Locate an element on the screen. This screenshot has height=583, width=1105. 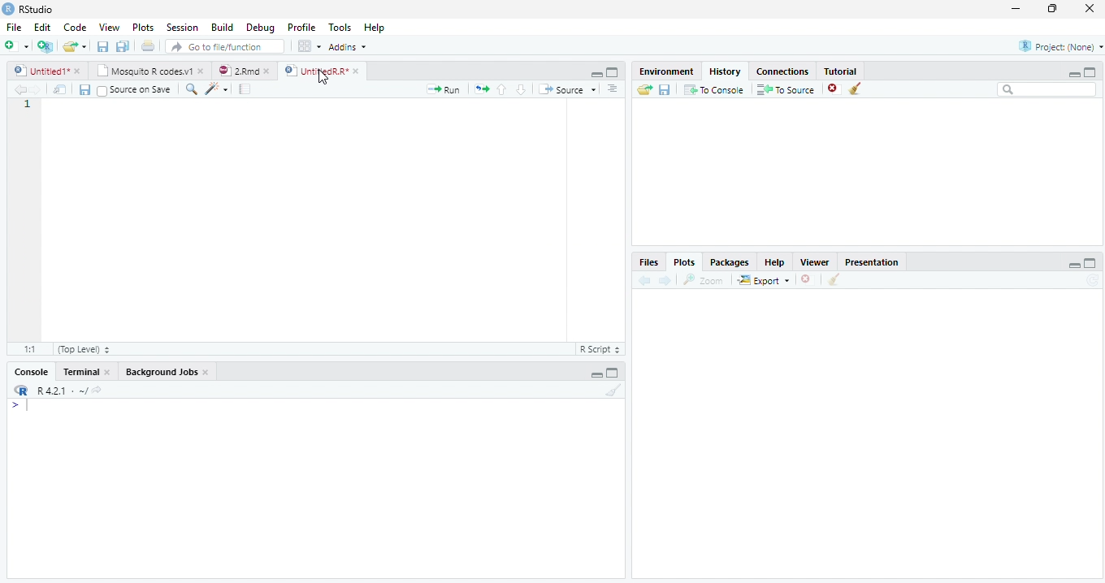
Print is located at coordinates (148, 47).